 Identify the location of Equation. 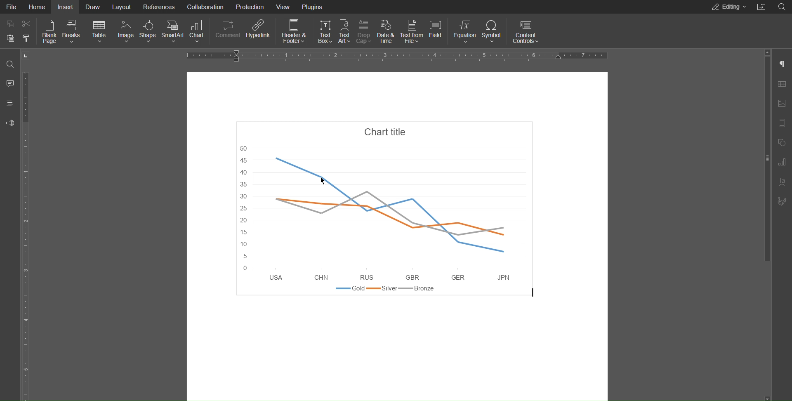
(464, 31).